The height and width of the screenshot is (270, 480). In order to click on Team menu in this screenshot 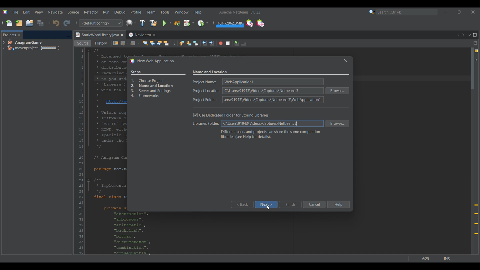, I will do `click(151, 12)`.